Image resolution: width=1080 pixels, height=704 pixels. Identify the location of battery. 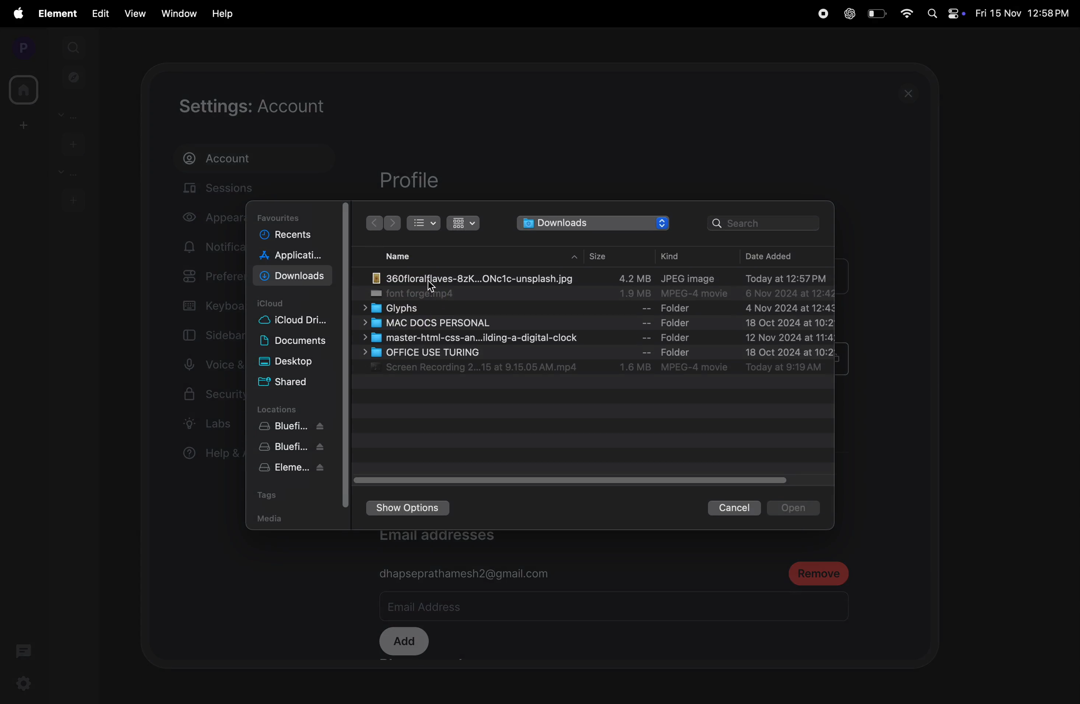
(876, 13).